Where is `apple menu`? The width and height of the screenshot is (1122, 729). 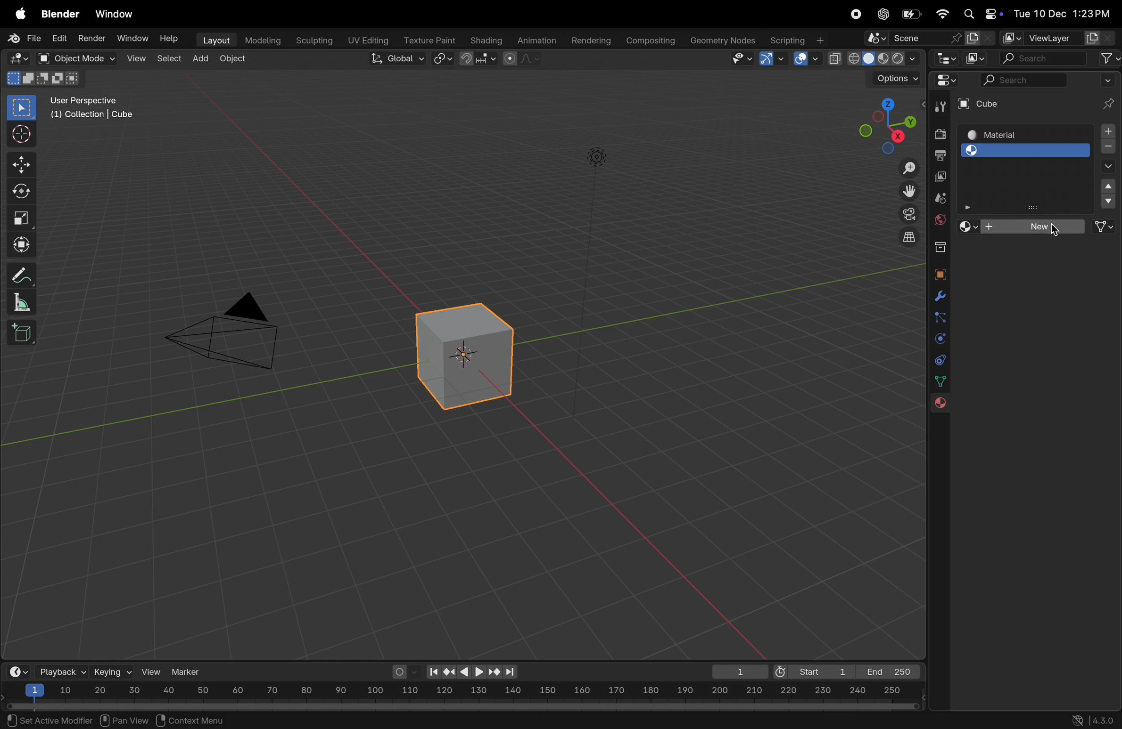
apple menu is located at coordinates (16, 15).